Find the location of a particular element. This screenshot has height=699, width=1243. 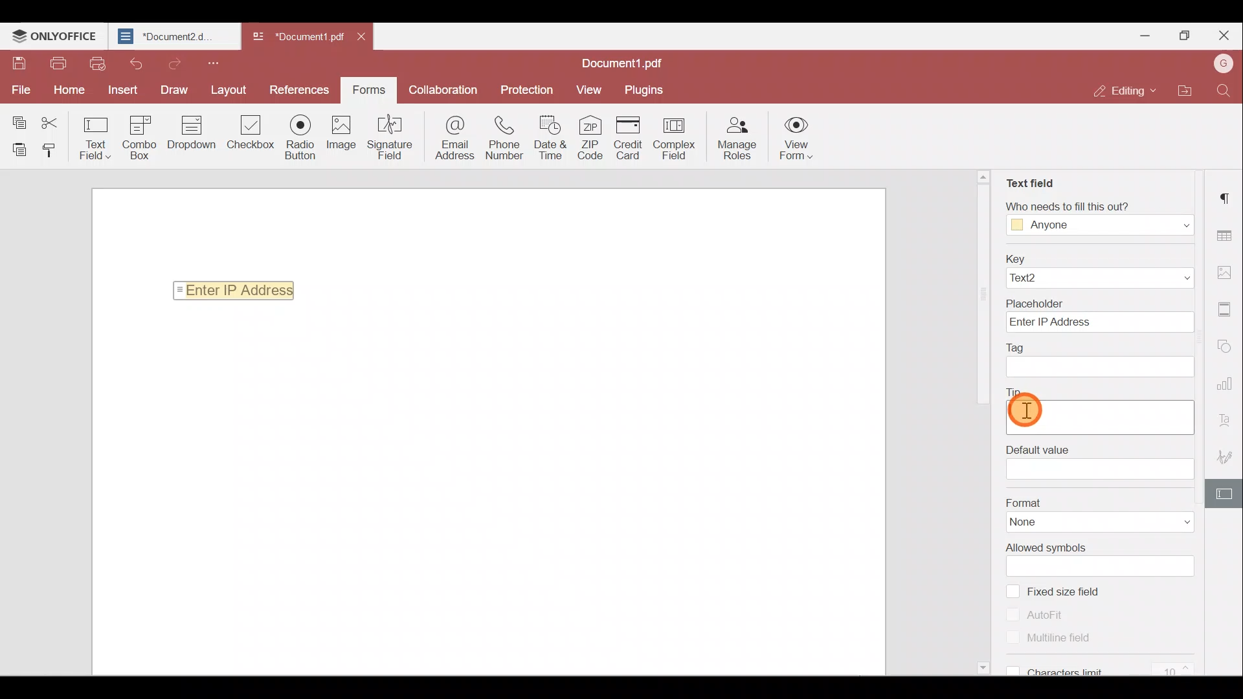

Who needs to fill this out? is located at coordinates (1092, 204).